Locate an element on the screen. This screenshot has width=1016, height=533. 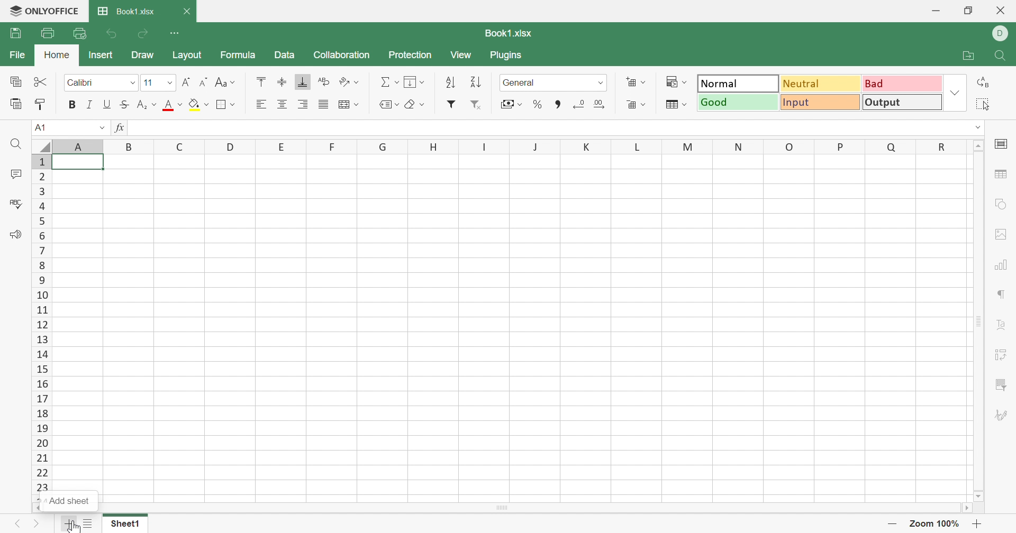
1 is located at coordinates (39, 161).